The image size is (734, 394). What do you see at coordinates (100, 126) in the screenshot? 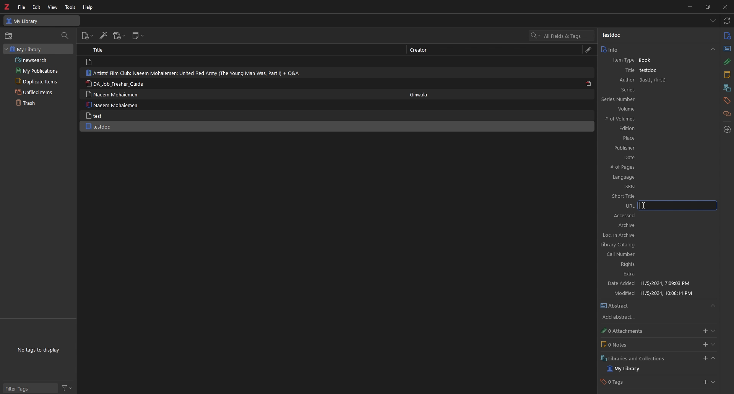
I see `testdoc` at bounding box center [100, 126].